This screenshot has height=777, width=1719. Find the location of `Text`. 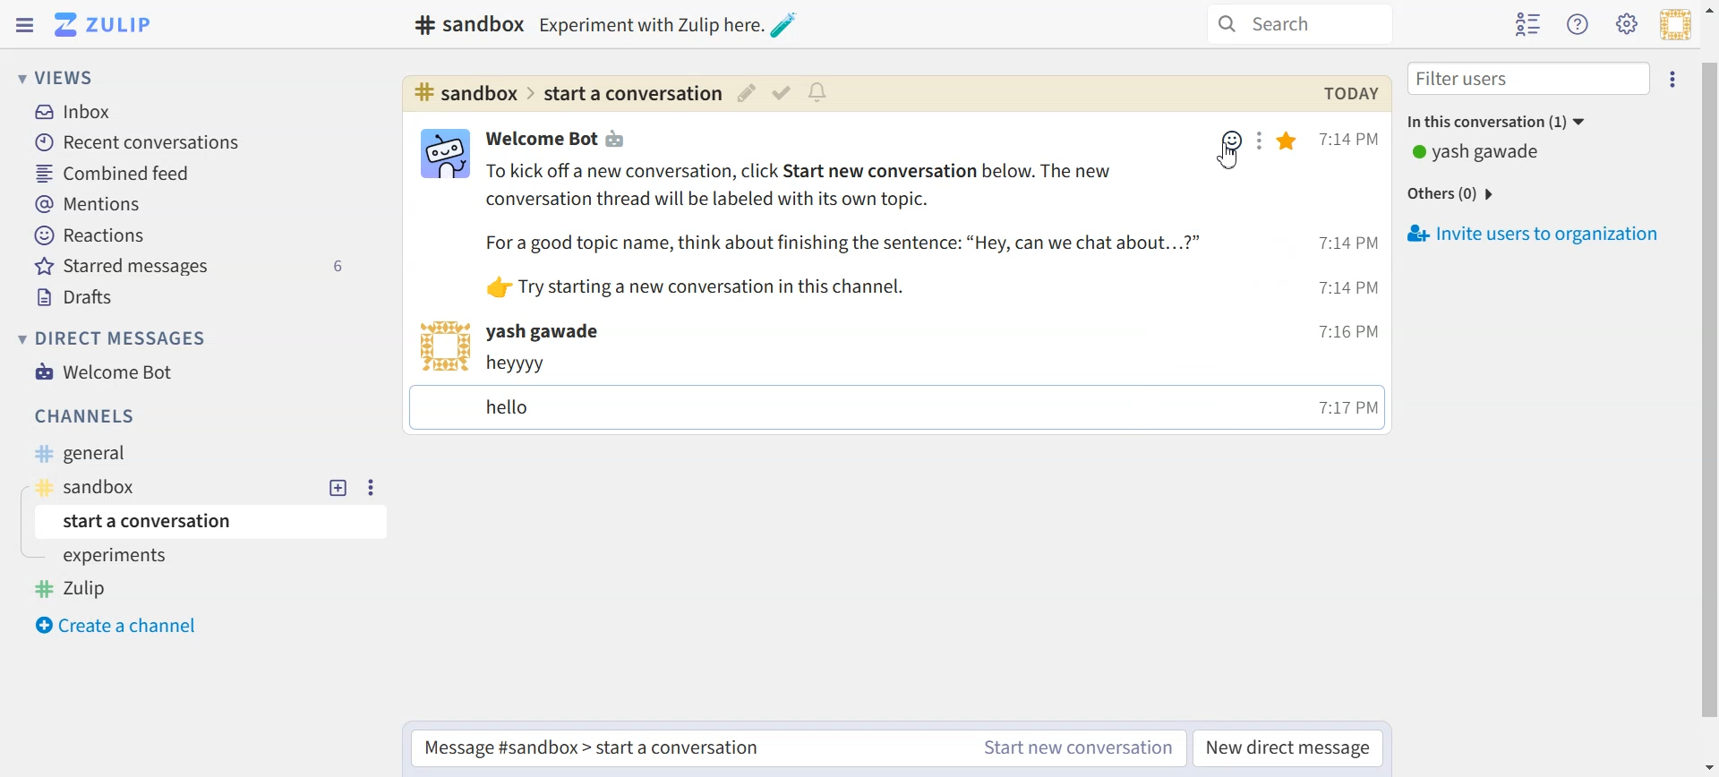

Text is located at coordinates (1478, 153).